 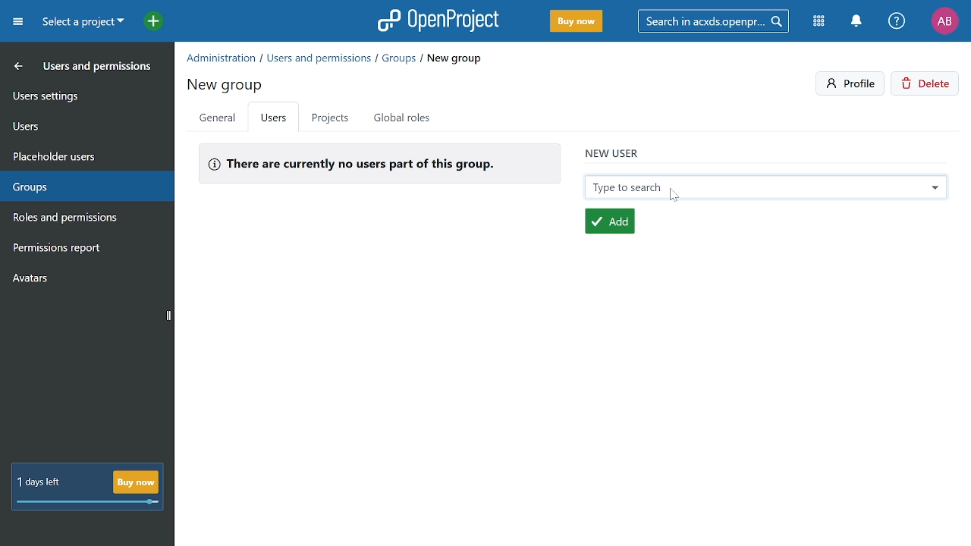 What do you see at coordinates (670, 197) in the screenshot?
I see `cursor` at bounding box center [670, 197].